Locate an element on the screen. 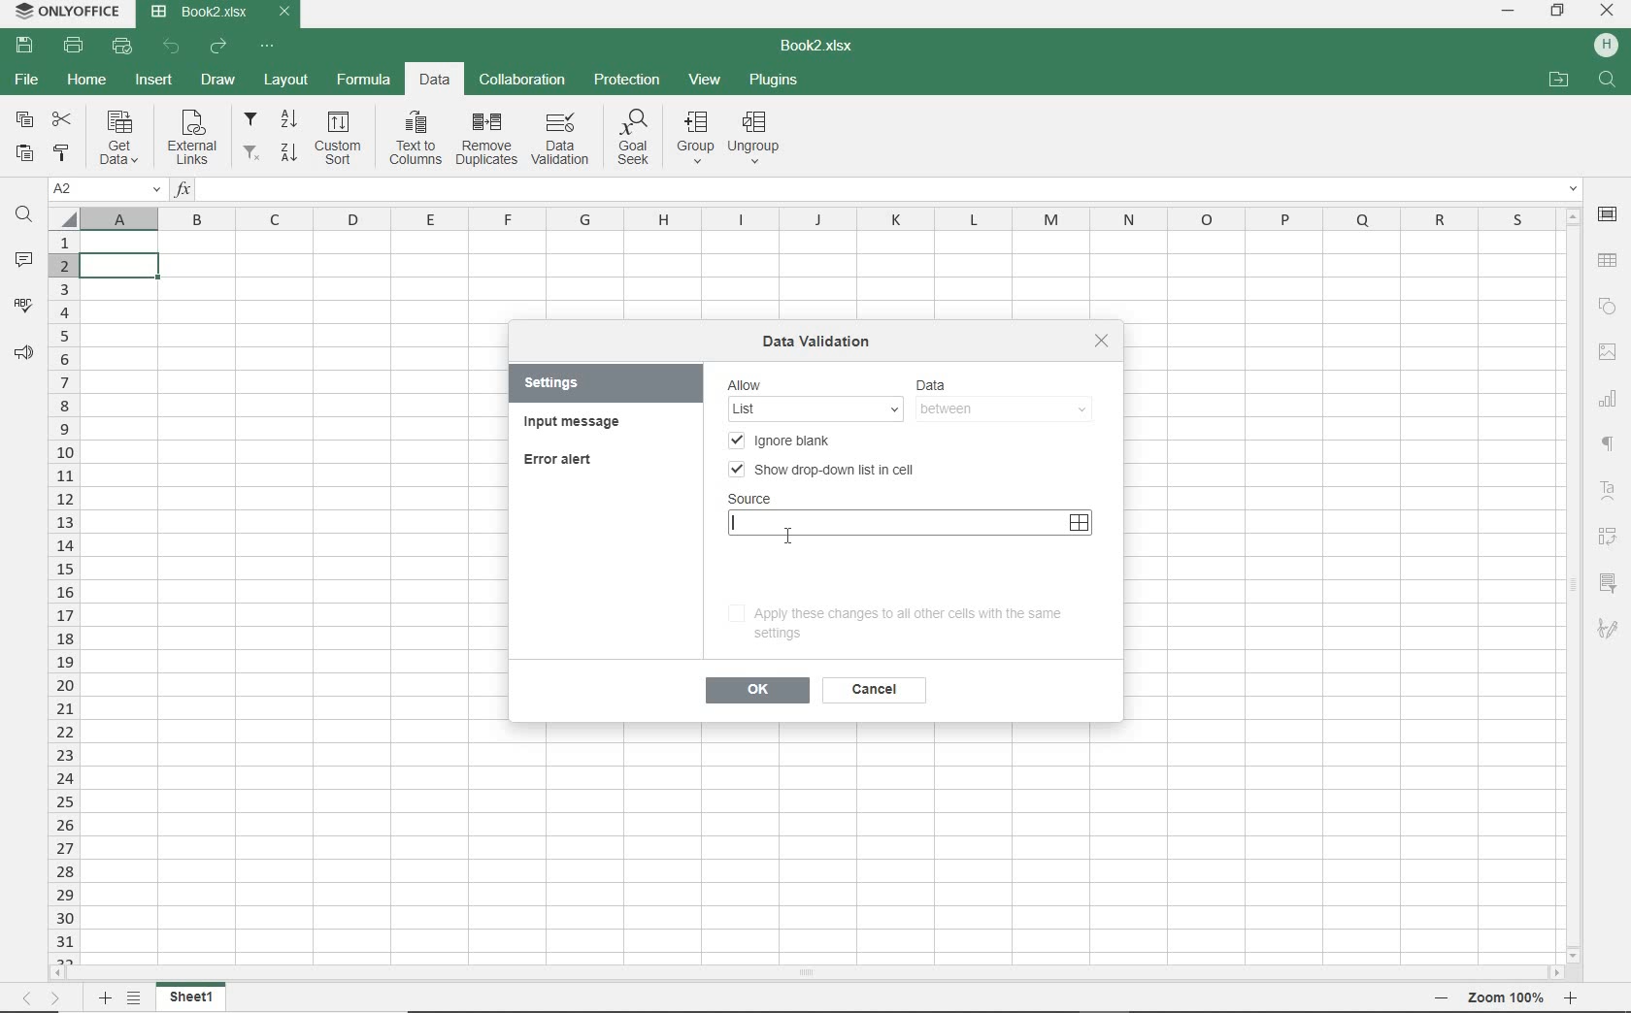 This screenshot has width=1631, height=1013. SAVE is located at coordinates (22, 45).